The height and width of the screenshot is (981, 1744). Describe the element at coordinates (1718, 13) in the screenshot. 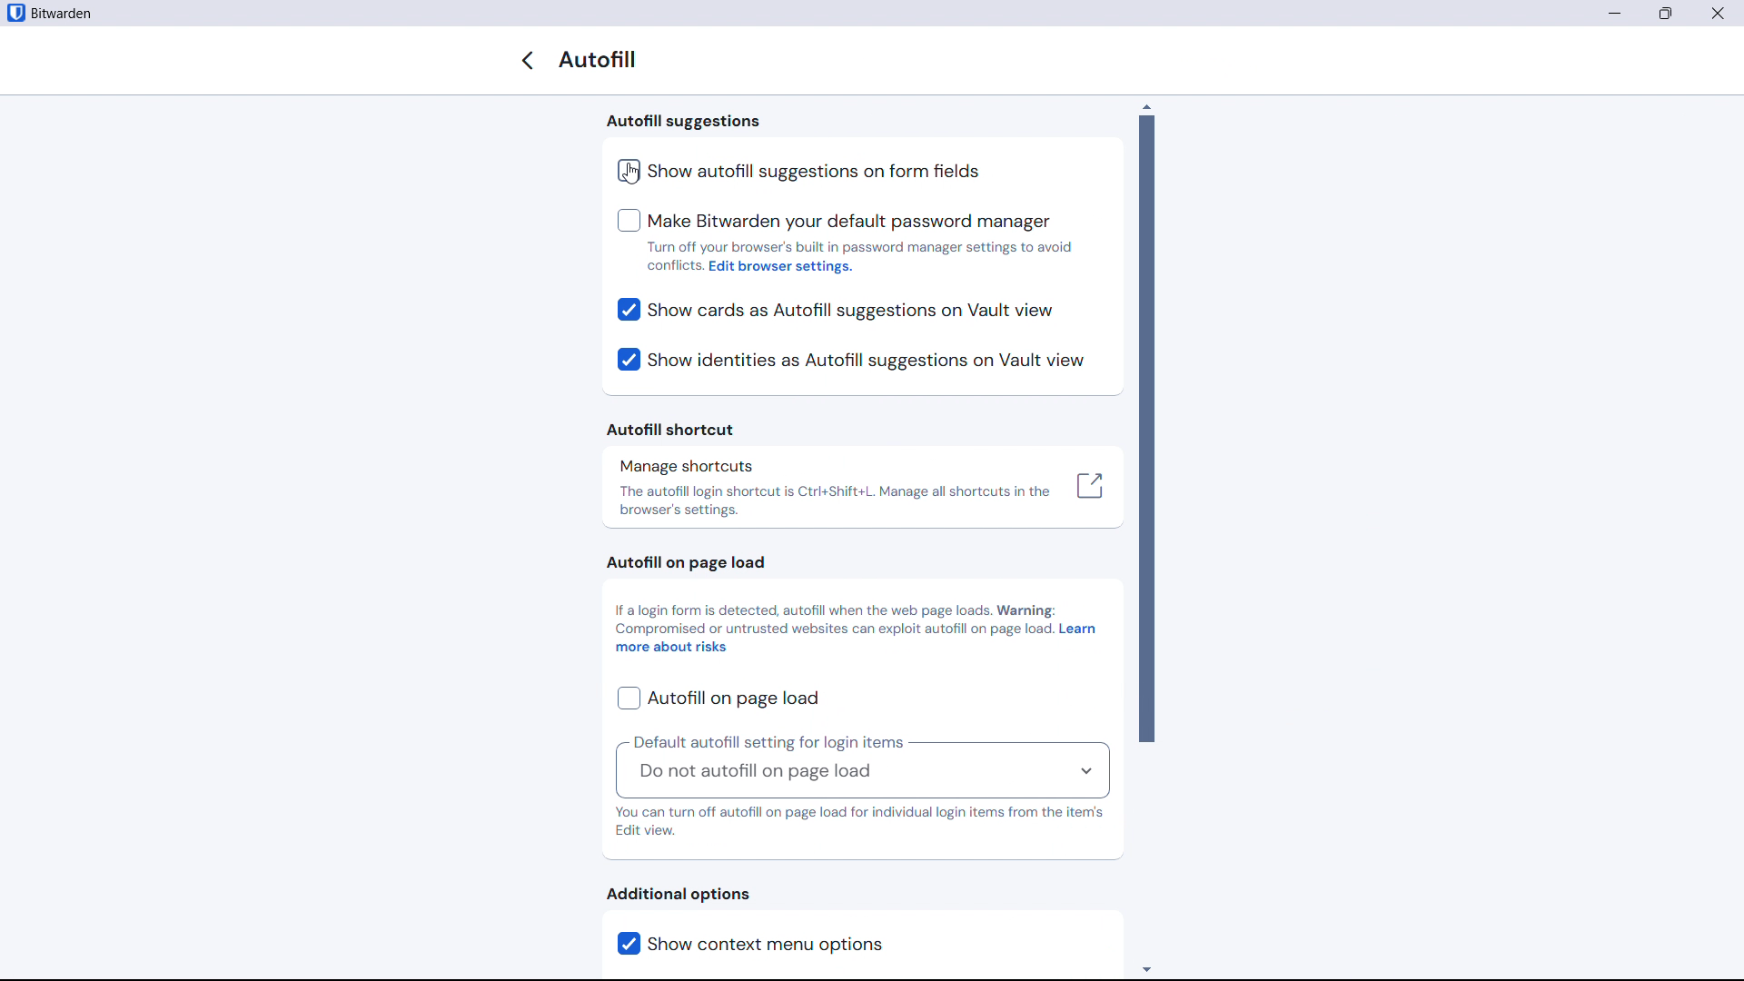

I see `close ` at that location.